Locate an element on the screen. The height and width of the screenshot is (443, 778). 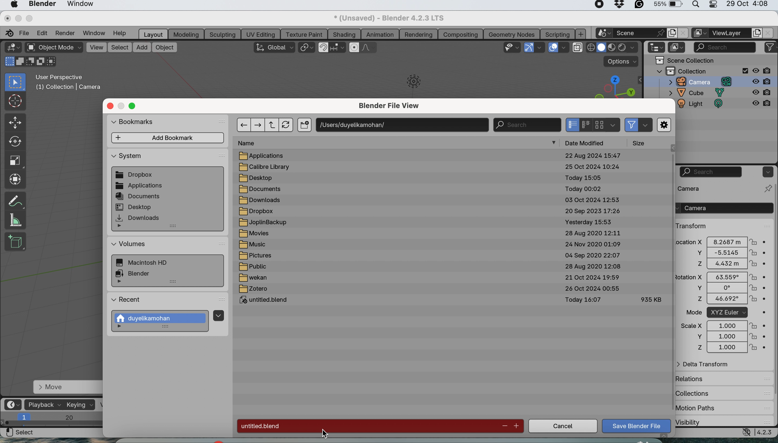
camera is located at coordinates (723, 208).